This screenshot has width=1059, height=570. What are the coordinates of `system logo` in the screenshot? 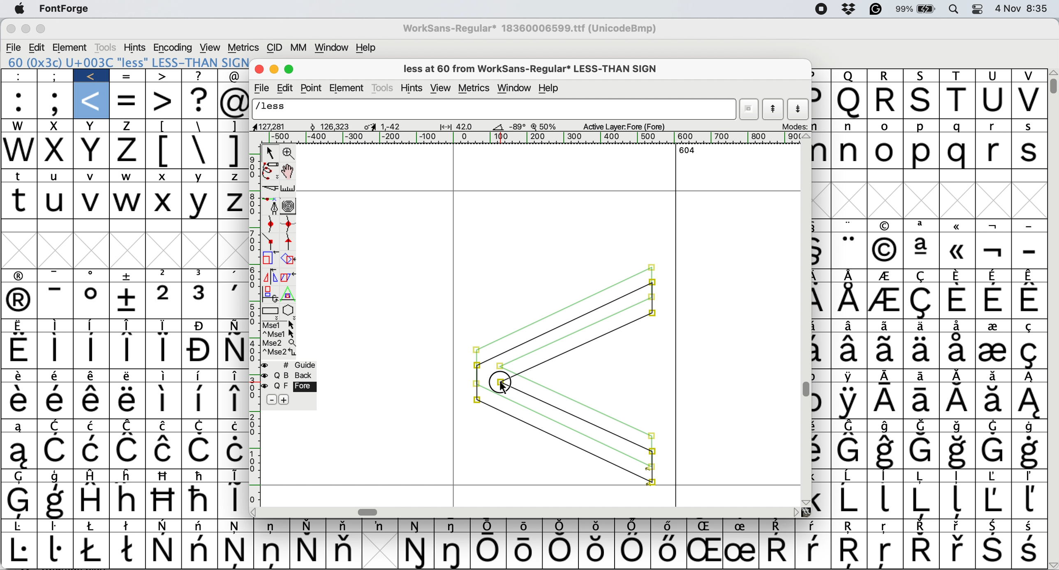 It's located at (21, 9).